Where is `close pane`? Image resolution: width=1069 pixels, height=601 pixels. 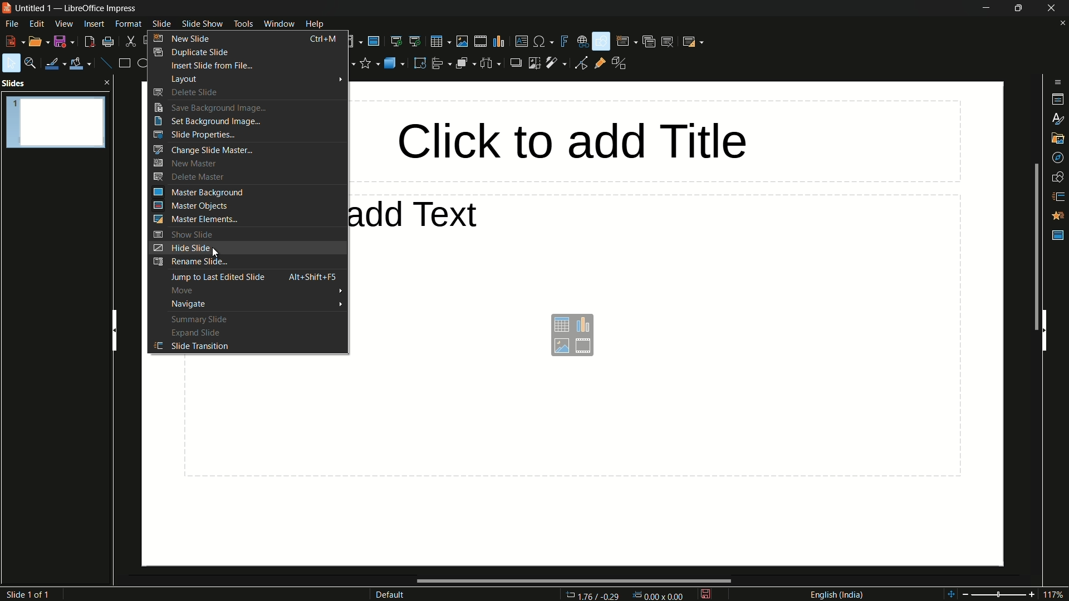 close pane is located at coordinates (106, 83).